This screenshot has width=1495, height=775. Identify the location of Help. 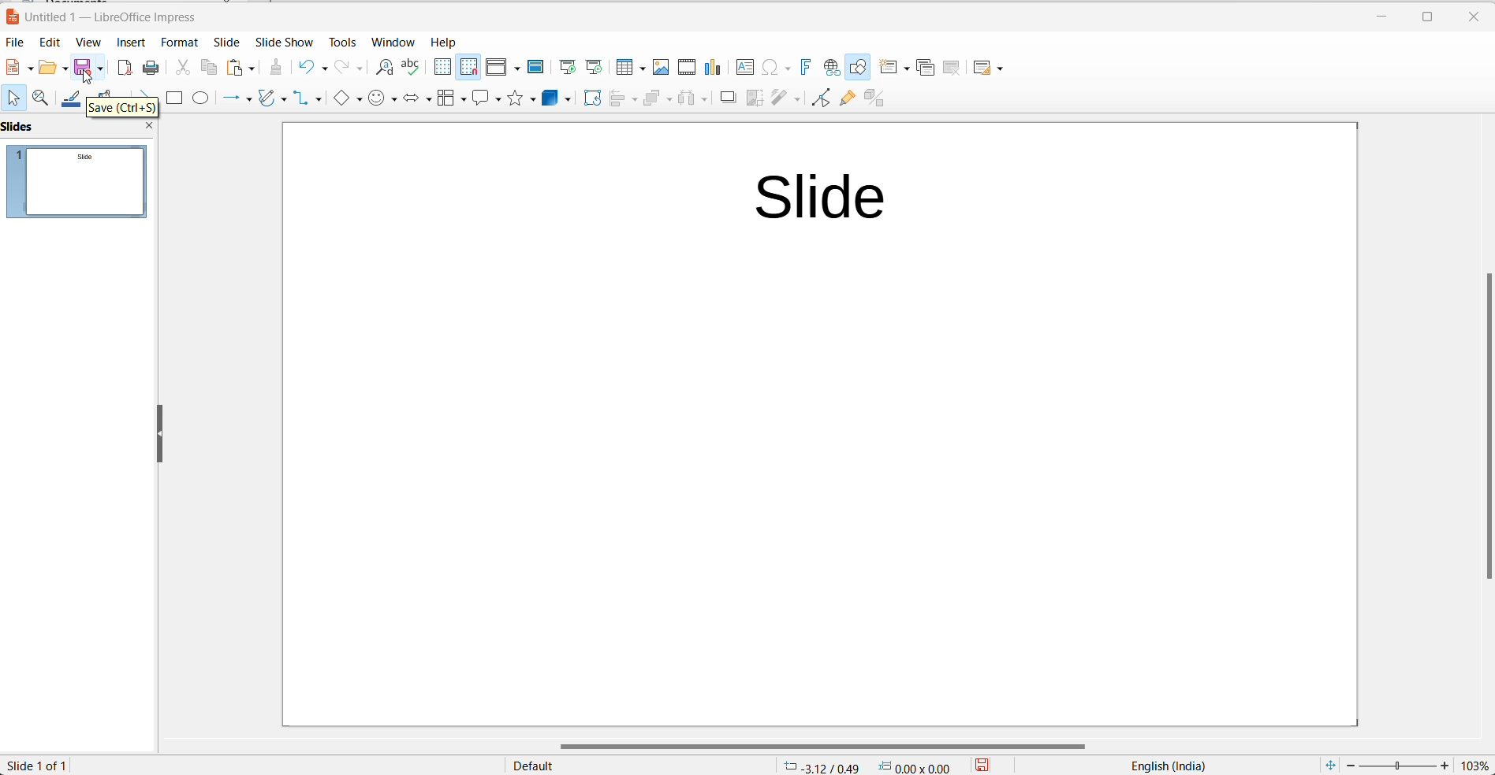
(448, 42).